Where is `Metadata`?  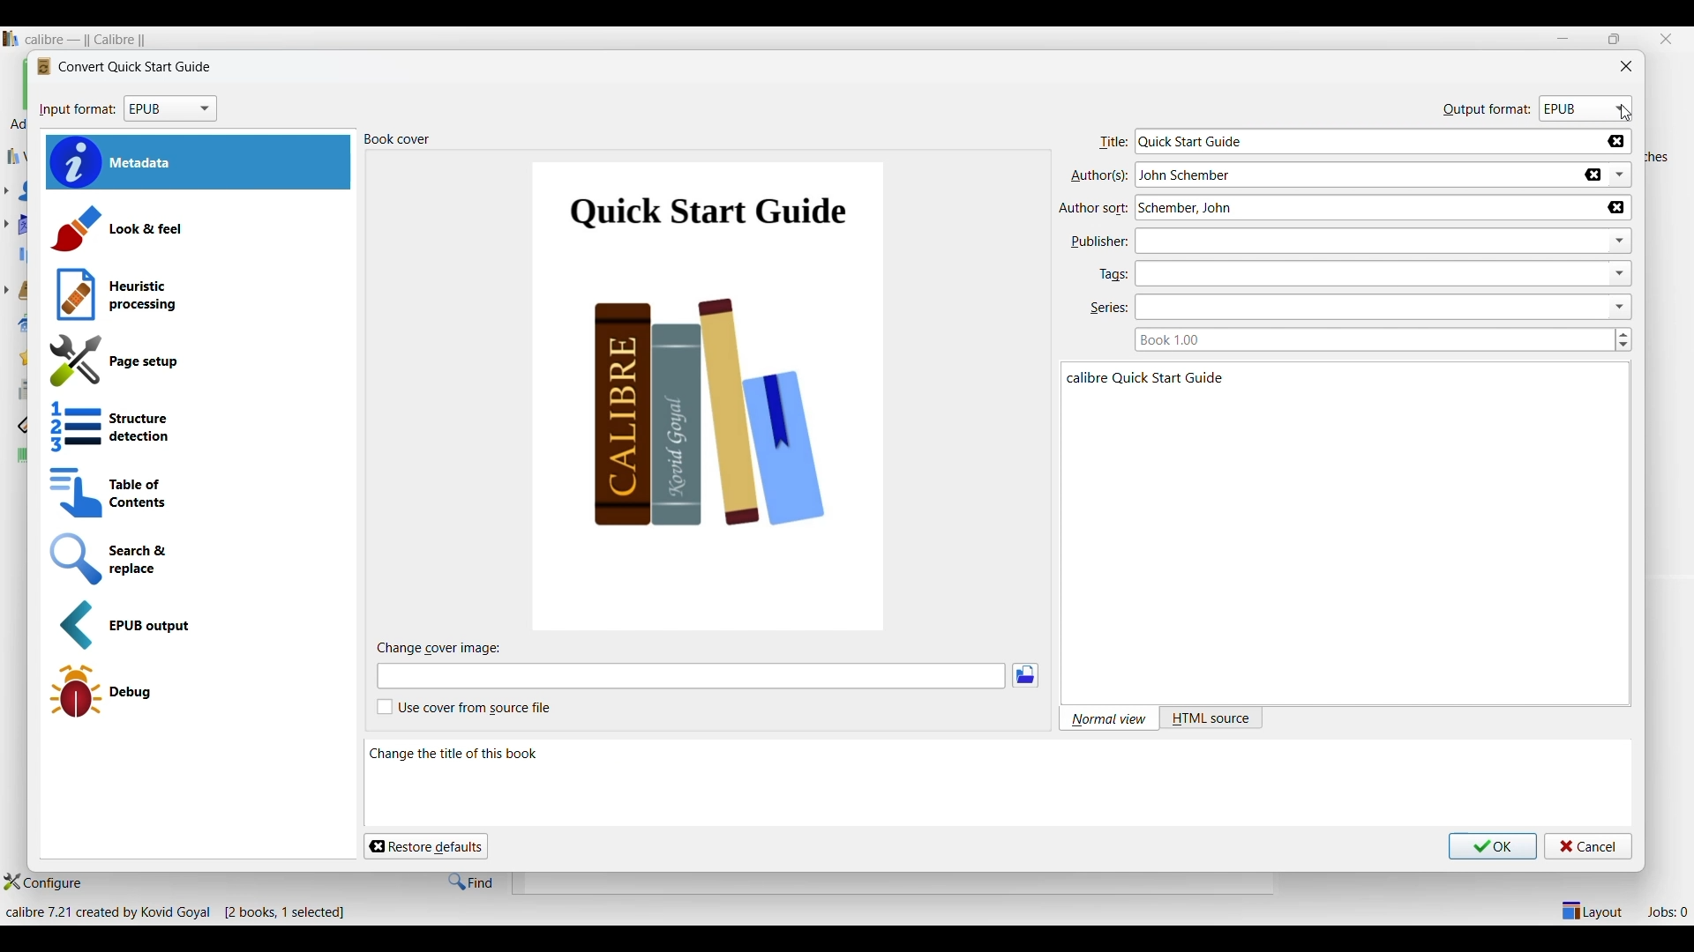 Metadata is located at coordinates (198, 162).